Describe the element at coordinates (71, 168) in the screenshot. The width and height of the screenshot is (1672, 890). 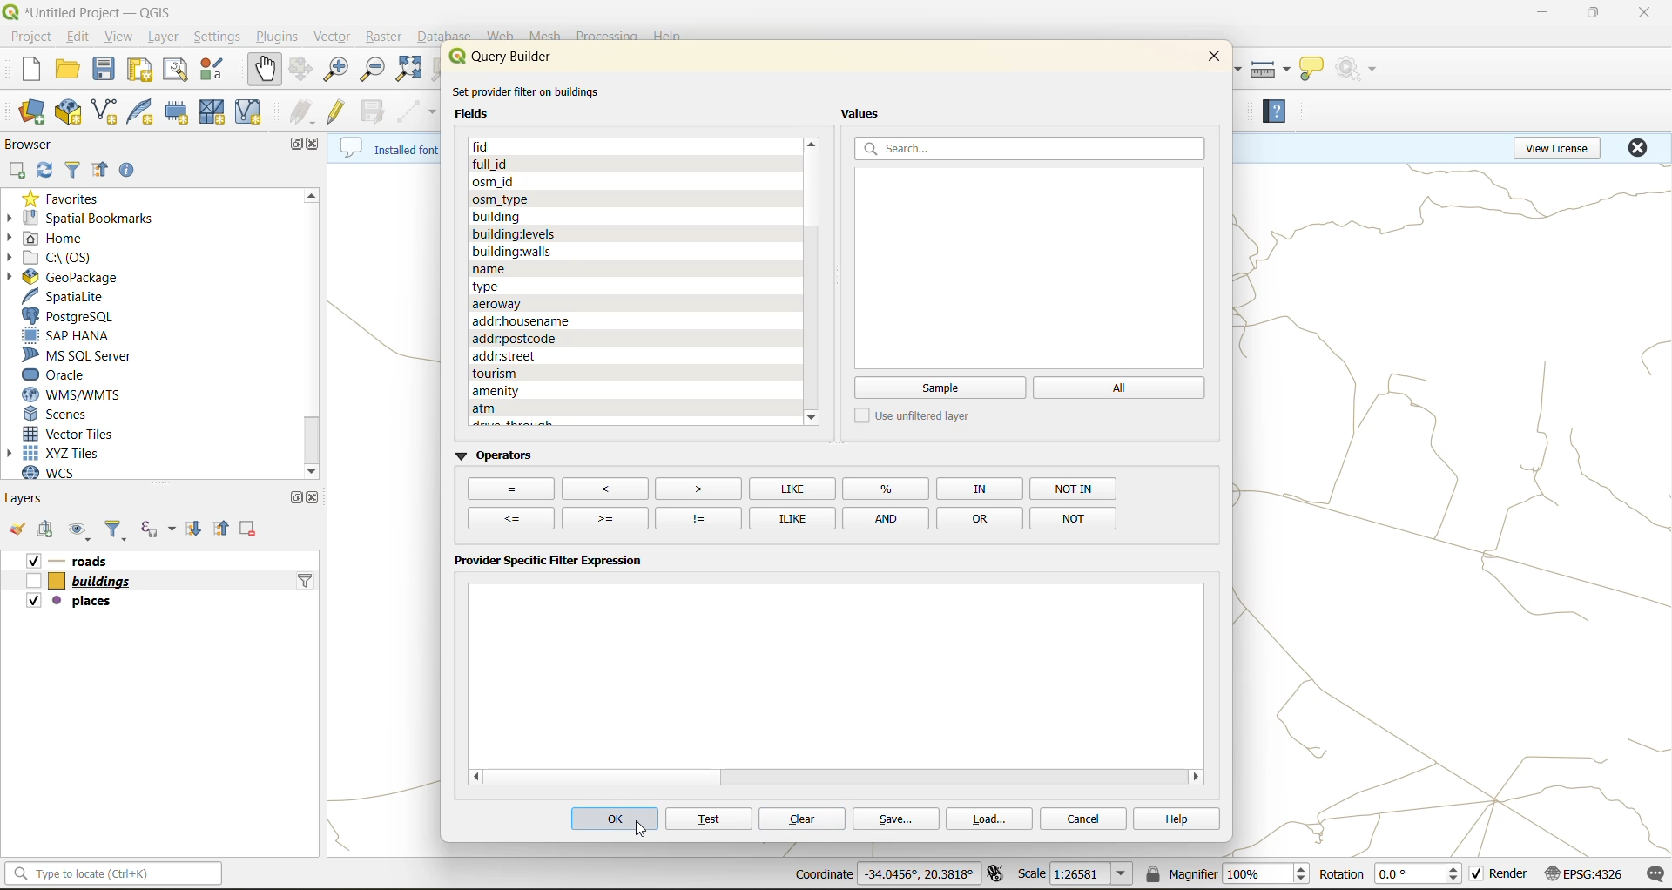
I see `filter` at that location.